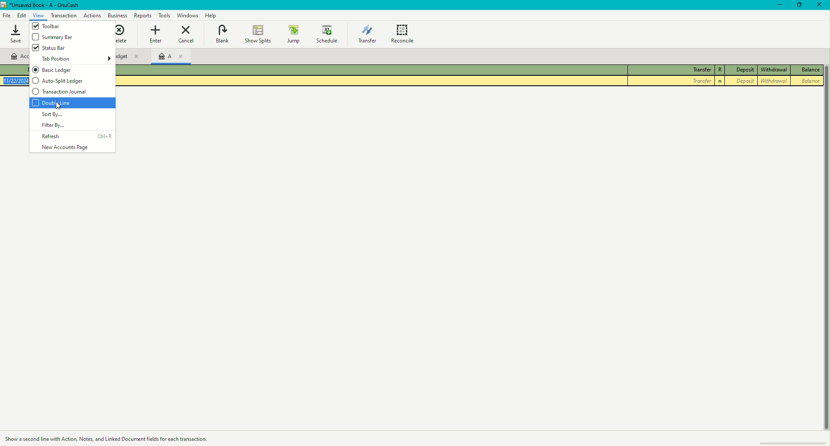 The width and height of the screenshot is (830, 446). Describe the element at coordinates (58, 81) in the screenshot. I see `Auto-split ledger` at that location.